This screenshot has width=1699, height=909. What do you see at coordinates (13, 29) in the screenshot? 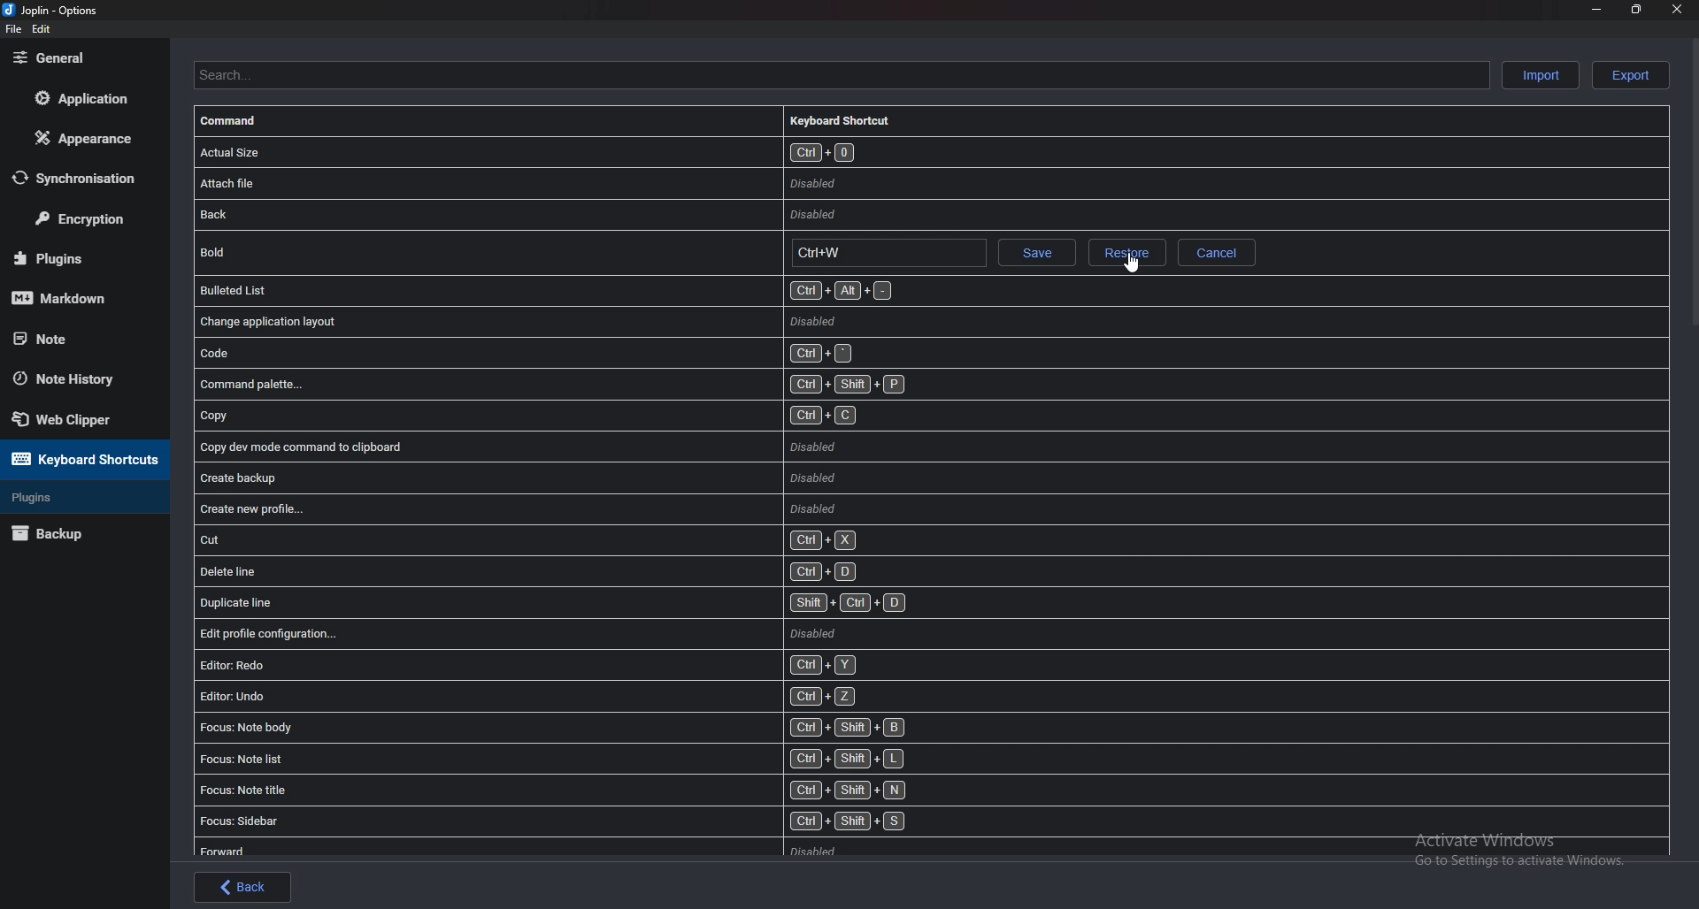
I see `File` at bounding box center [13, 29].